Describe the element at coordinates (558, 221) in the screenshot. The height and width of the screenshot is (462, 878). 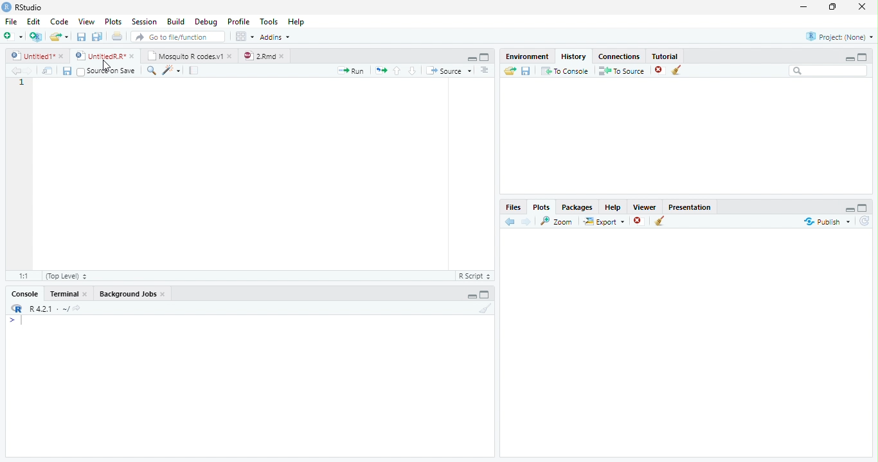
I see `Zoom` at that location.